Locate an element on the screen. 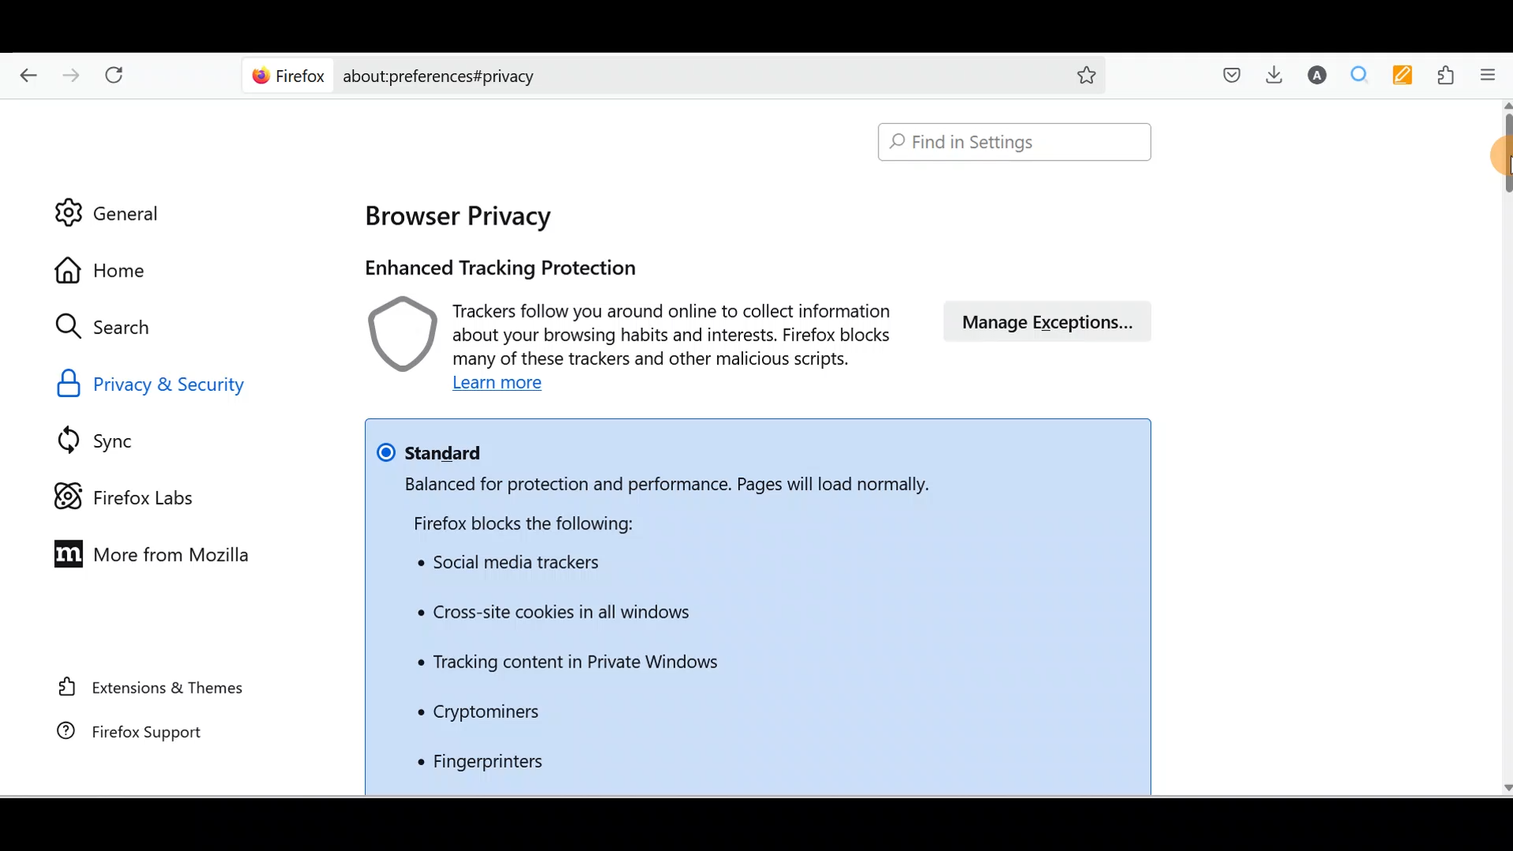 Image resolution: width=1513 pixels, height=851 pixels. « Social media trackers is located at coordinates (515, 565).